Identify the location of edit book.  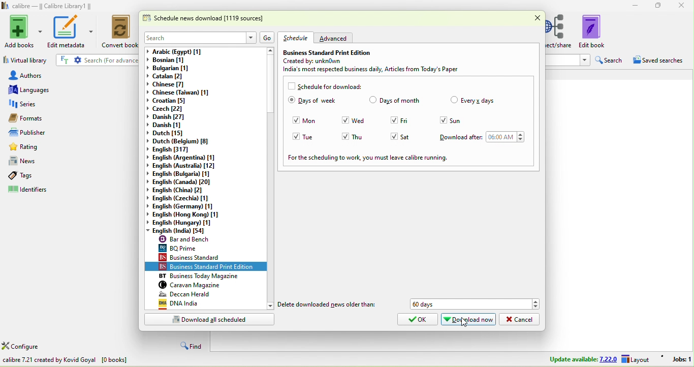
(598, 32).